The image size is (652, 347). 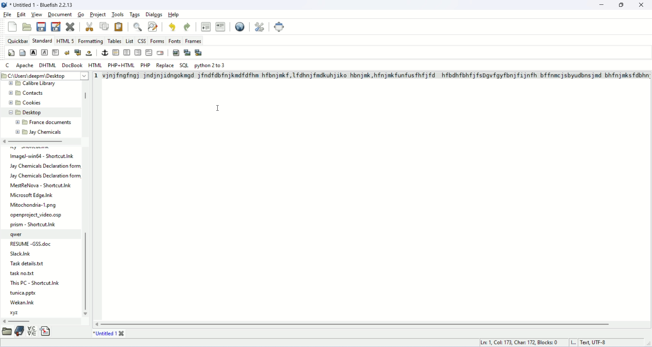 What do you see at coordinates (24, 293) in the screenshot?
I see `tunica.pptx` at bounding box center [24, 293].